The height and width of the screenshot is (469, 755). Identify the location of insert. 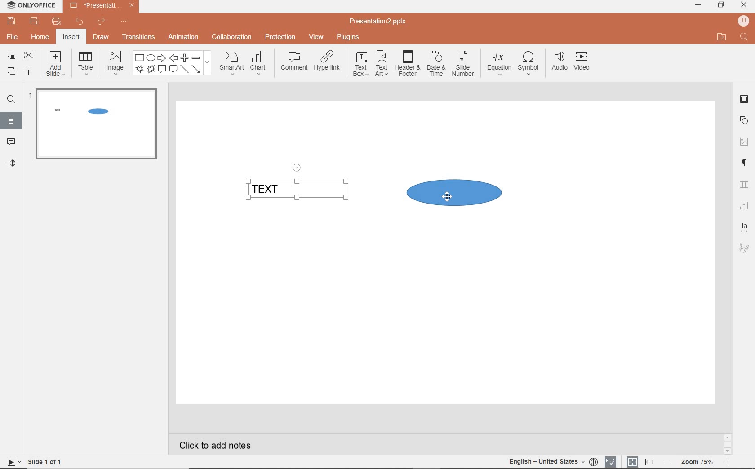
(72, 37).